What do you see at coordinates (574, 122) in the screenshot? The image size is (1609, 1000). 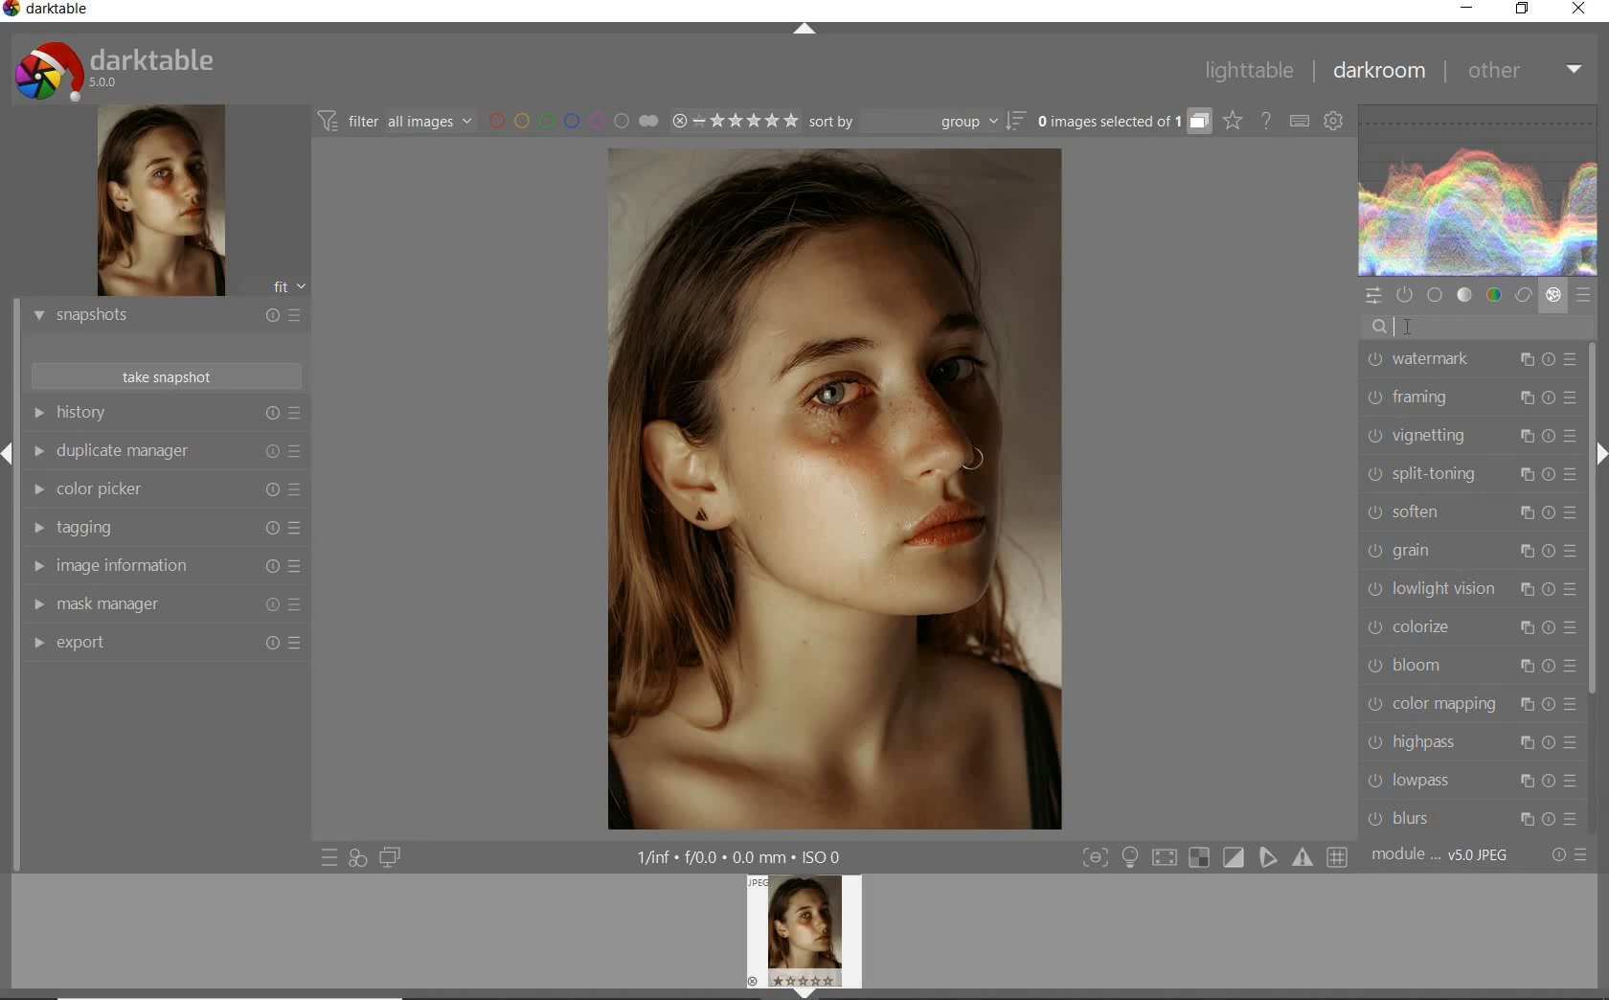 I see `filter by image color` at bounding box center [574, 122].